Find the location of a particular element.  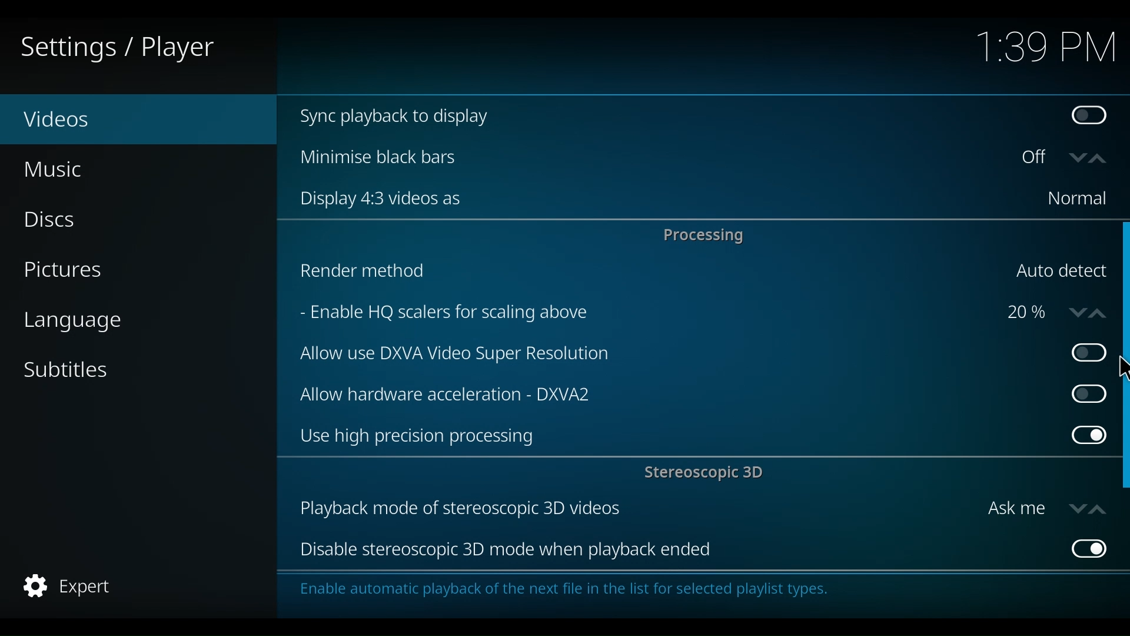

Ask me is located at coordinates (1016, 509).